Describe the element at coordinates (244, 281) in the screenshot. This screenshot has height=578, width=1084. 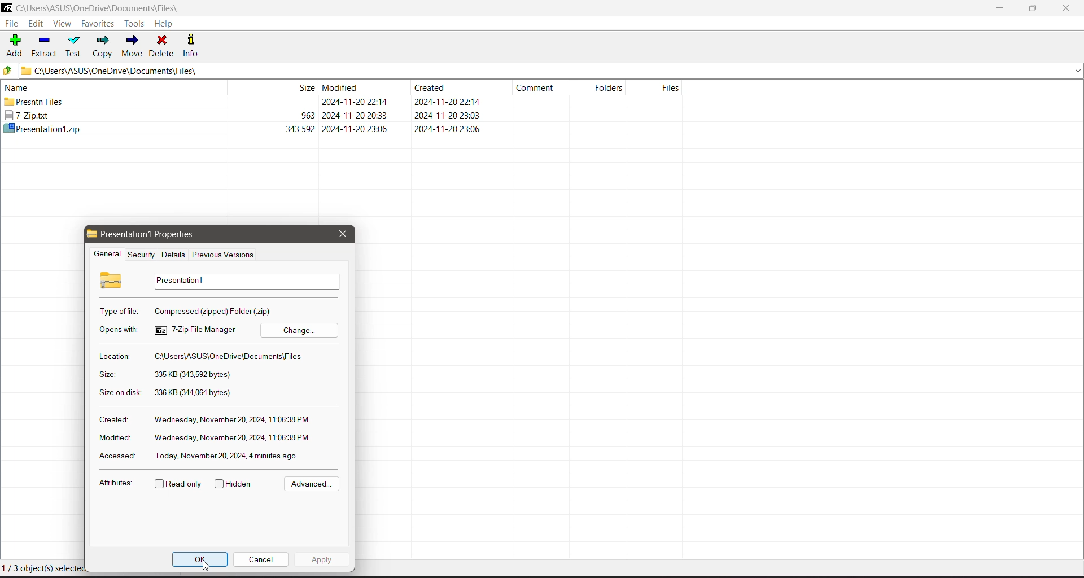
I see `Selected file name` at that location.